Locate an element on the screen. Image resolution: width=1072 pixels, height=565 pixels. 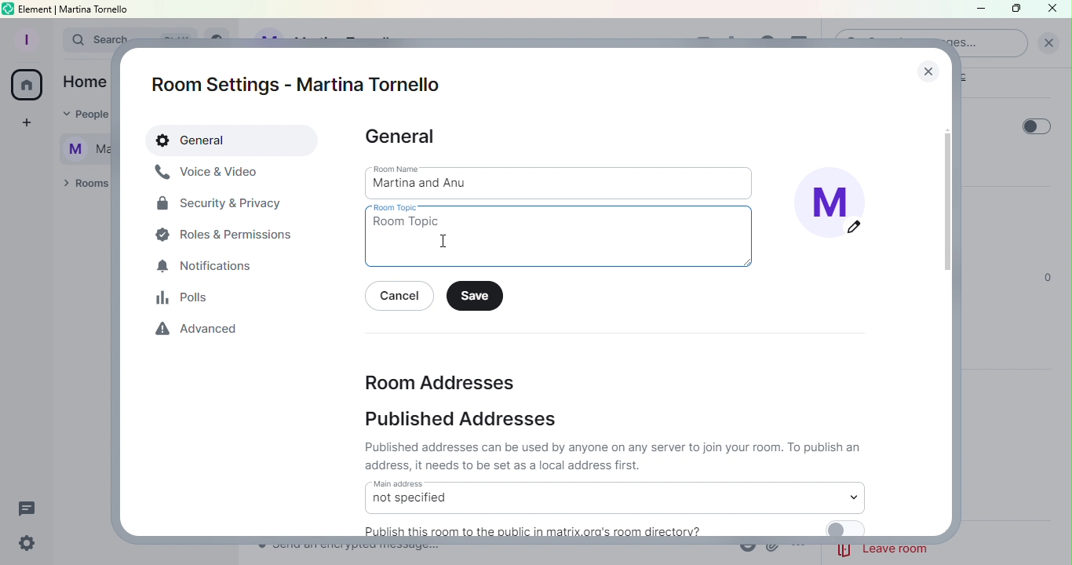
Display image is located at coordinates (837, 207).